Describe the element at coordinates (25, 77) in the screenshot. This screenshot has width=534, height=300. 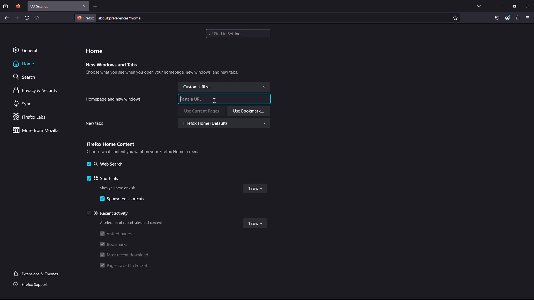
I see `Search` at that location.